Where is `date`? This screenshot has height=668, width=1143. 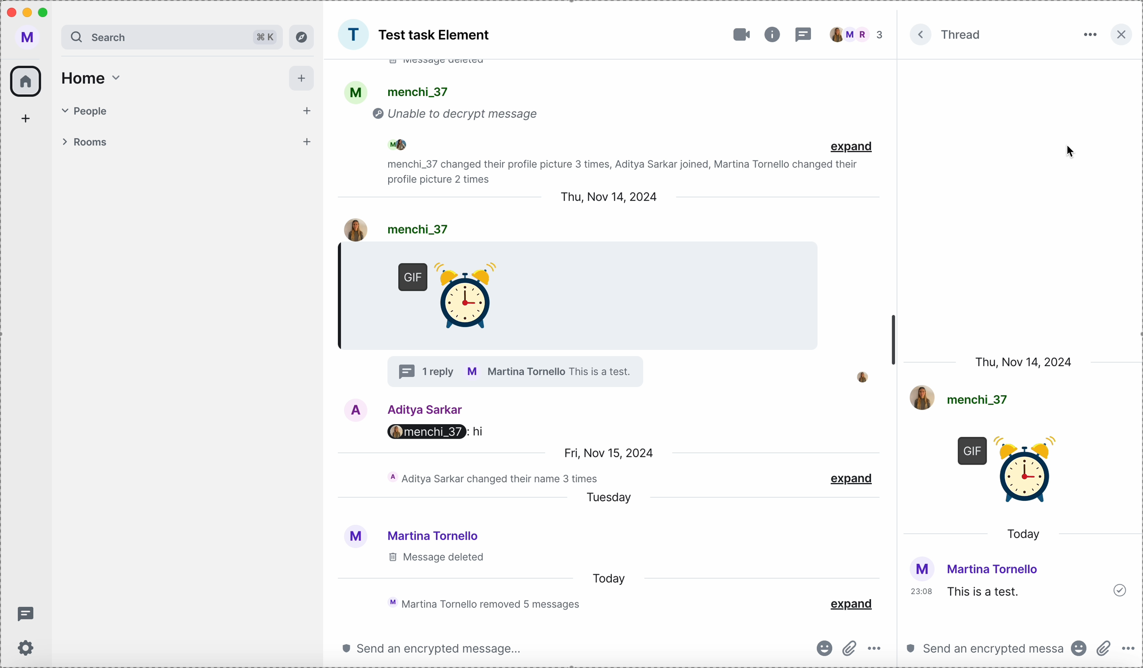 date is located at coordinates (606, 451).